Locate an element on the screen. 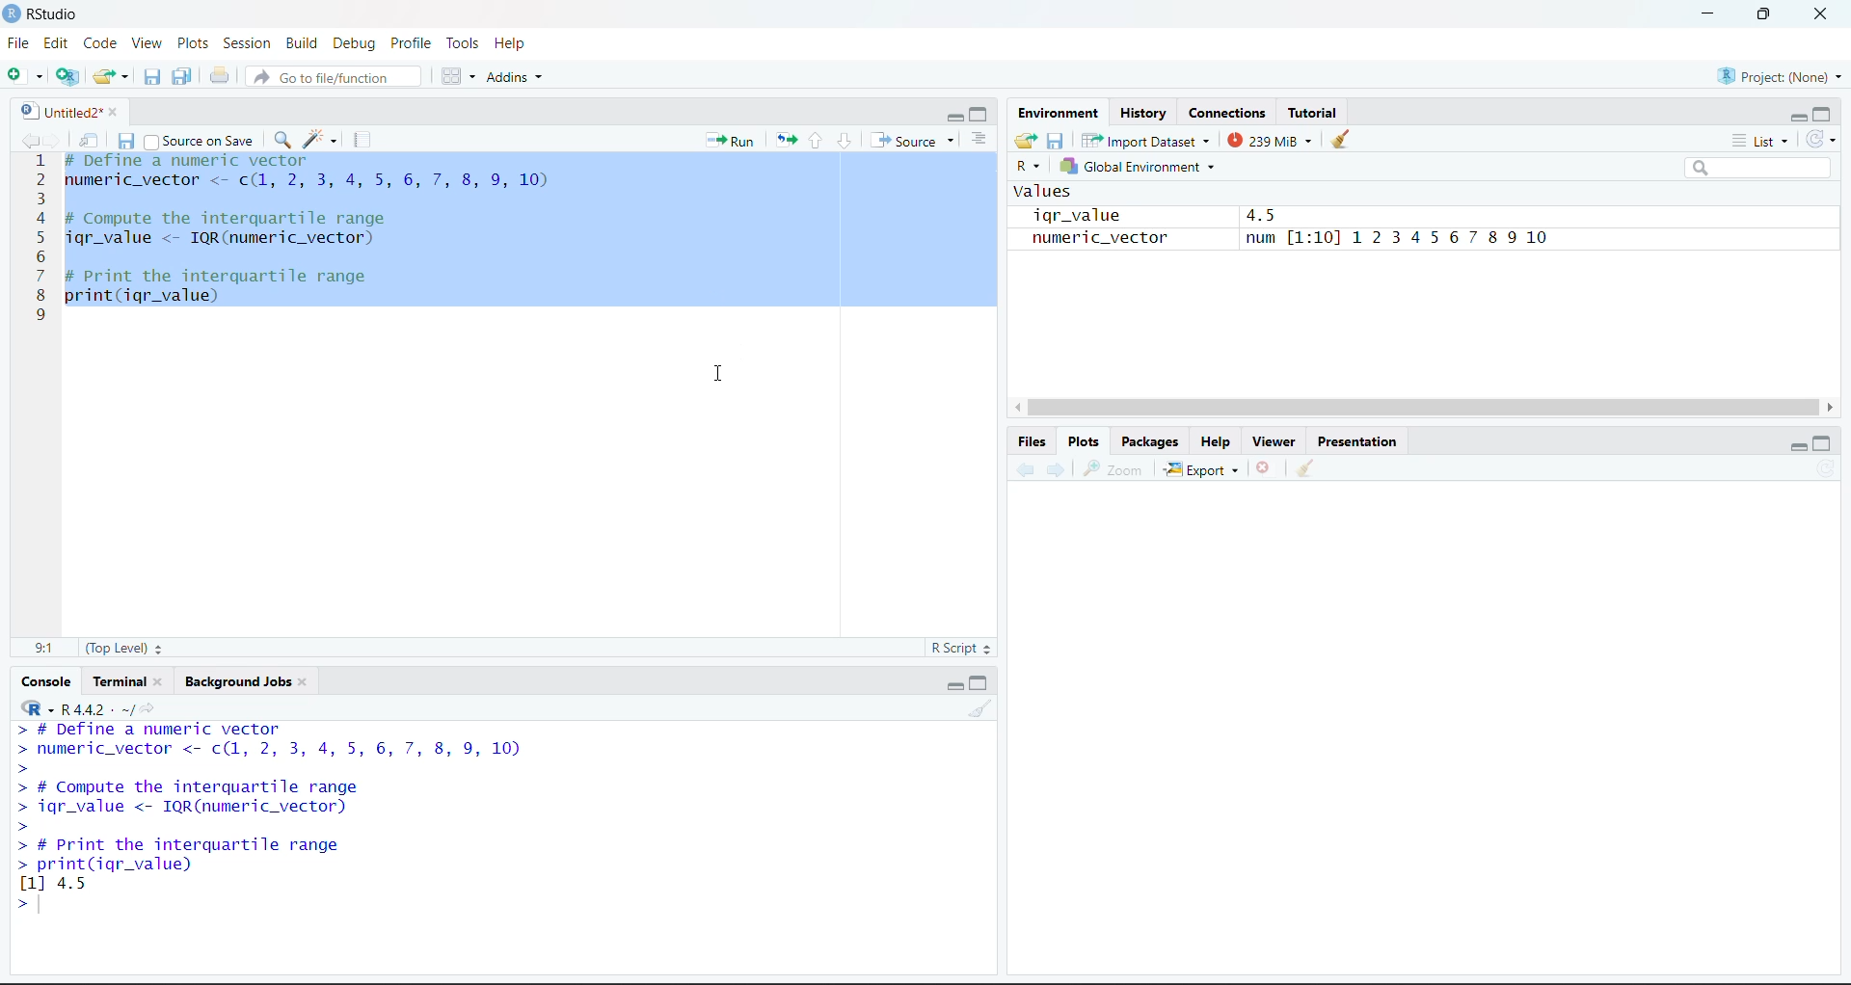 The image size is (1851, 985). R is located at coordinates (36, 708).